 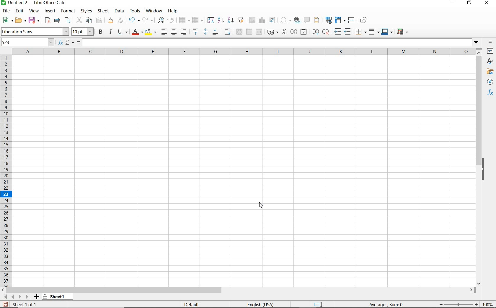 I want to click on FREEZE ROWS AND COLUMNS, so click(x=339, y=20).